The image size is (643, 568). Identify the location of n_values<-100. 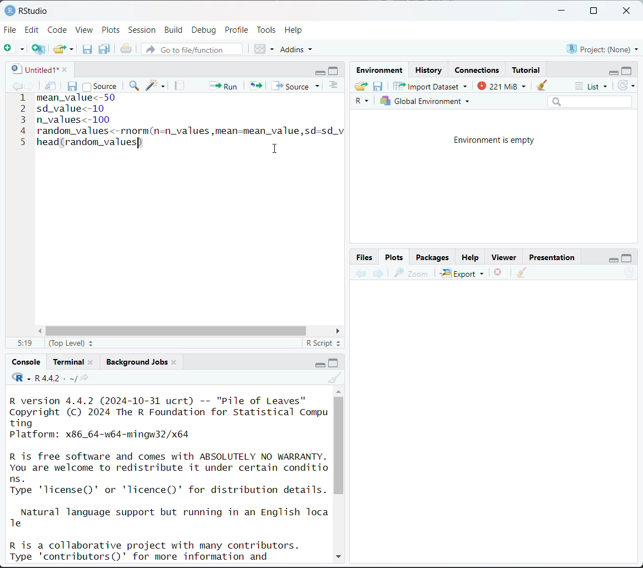
(75, 119).